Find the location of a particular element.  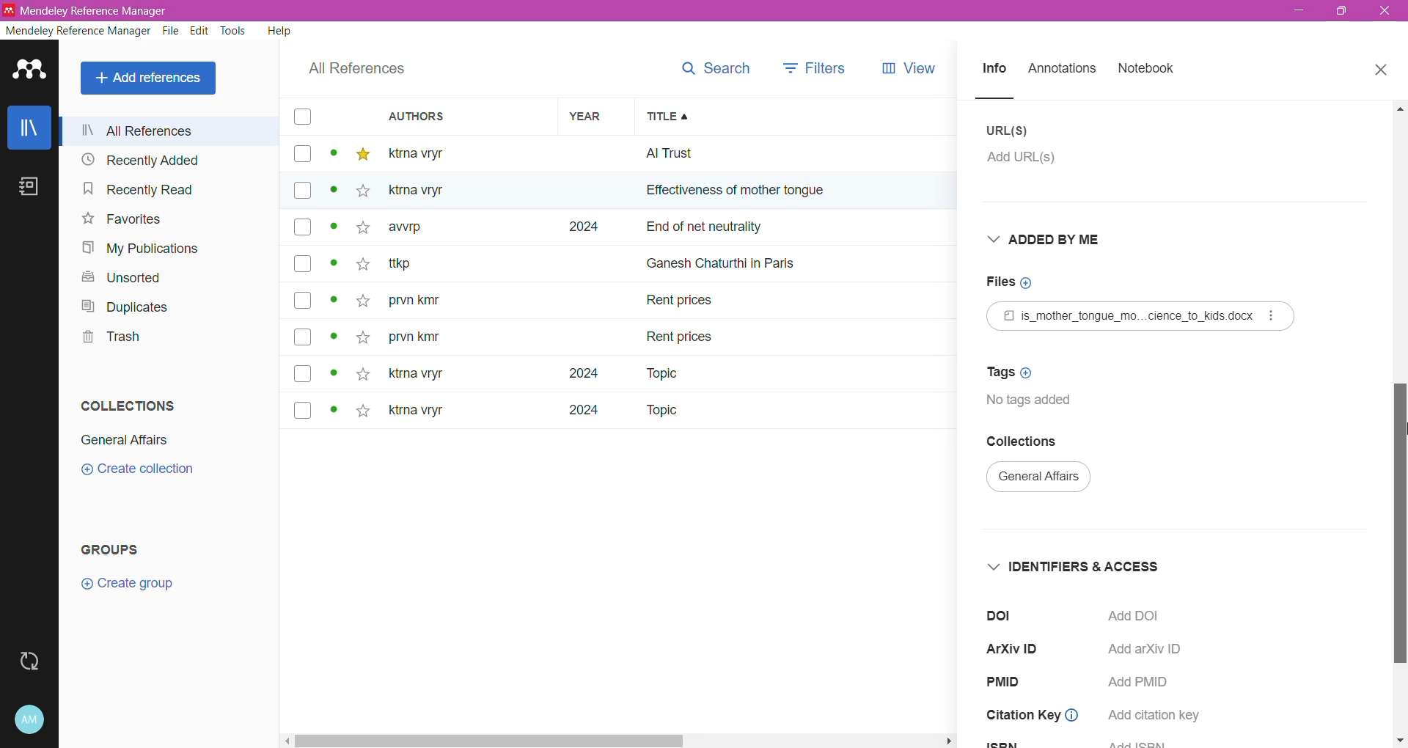

Click to add Files is located at coordinates (1017, 282).